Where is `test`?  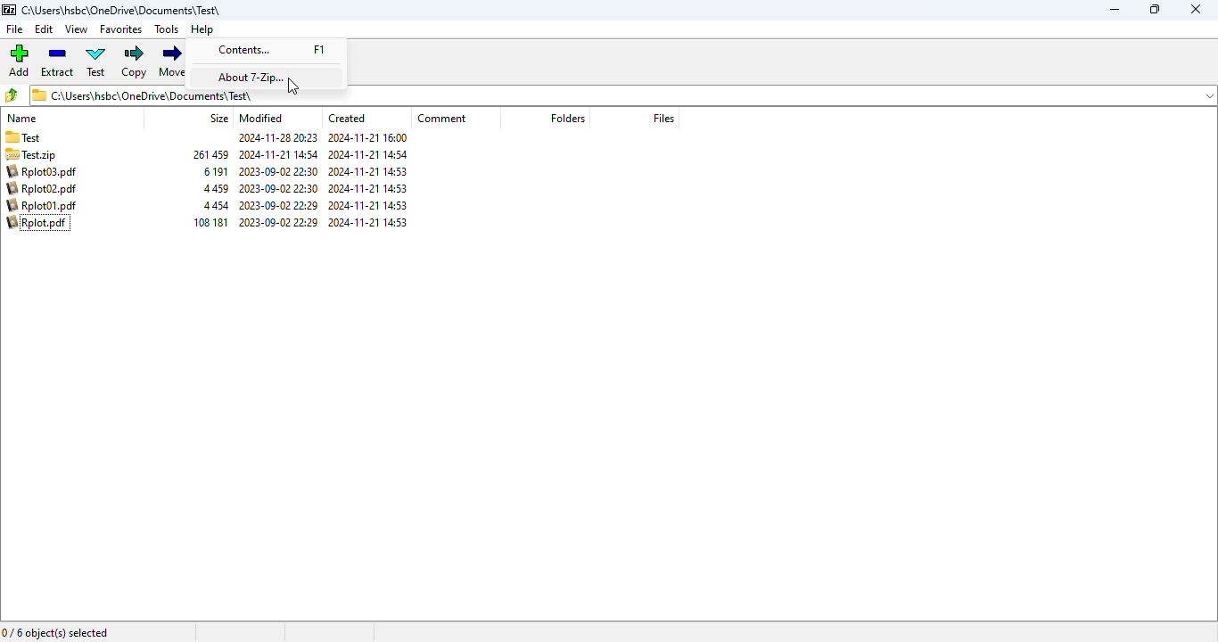
test is located at coordinates (96, 61).